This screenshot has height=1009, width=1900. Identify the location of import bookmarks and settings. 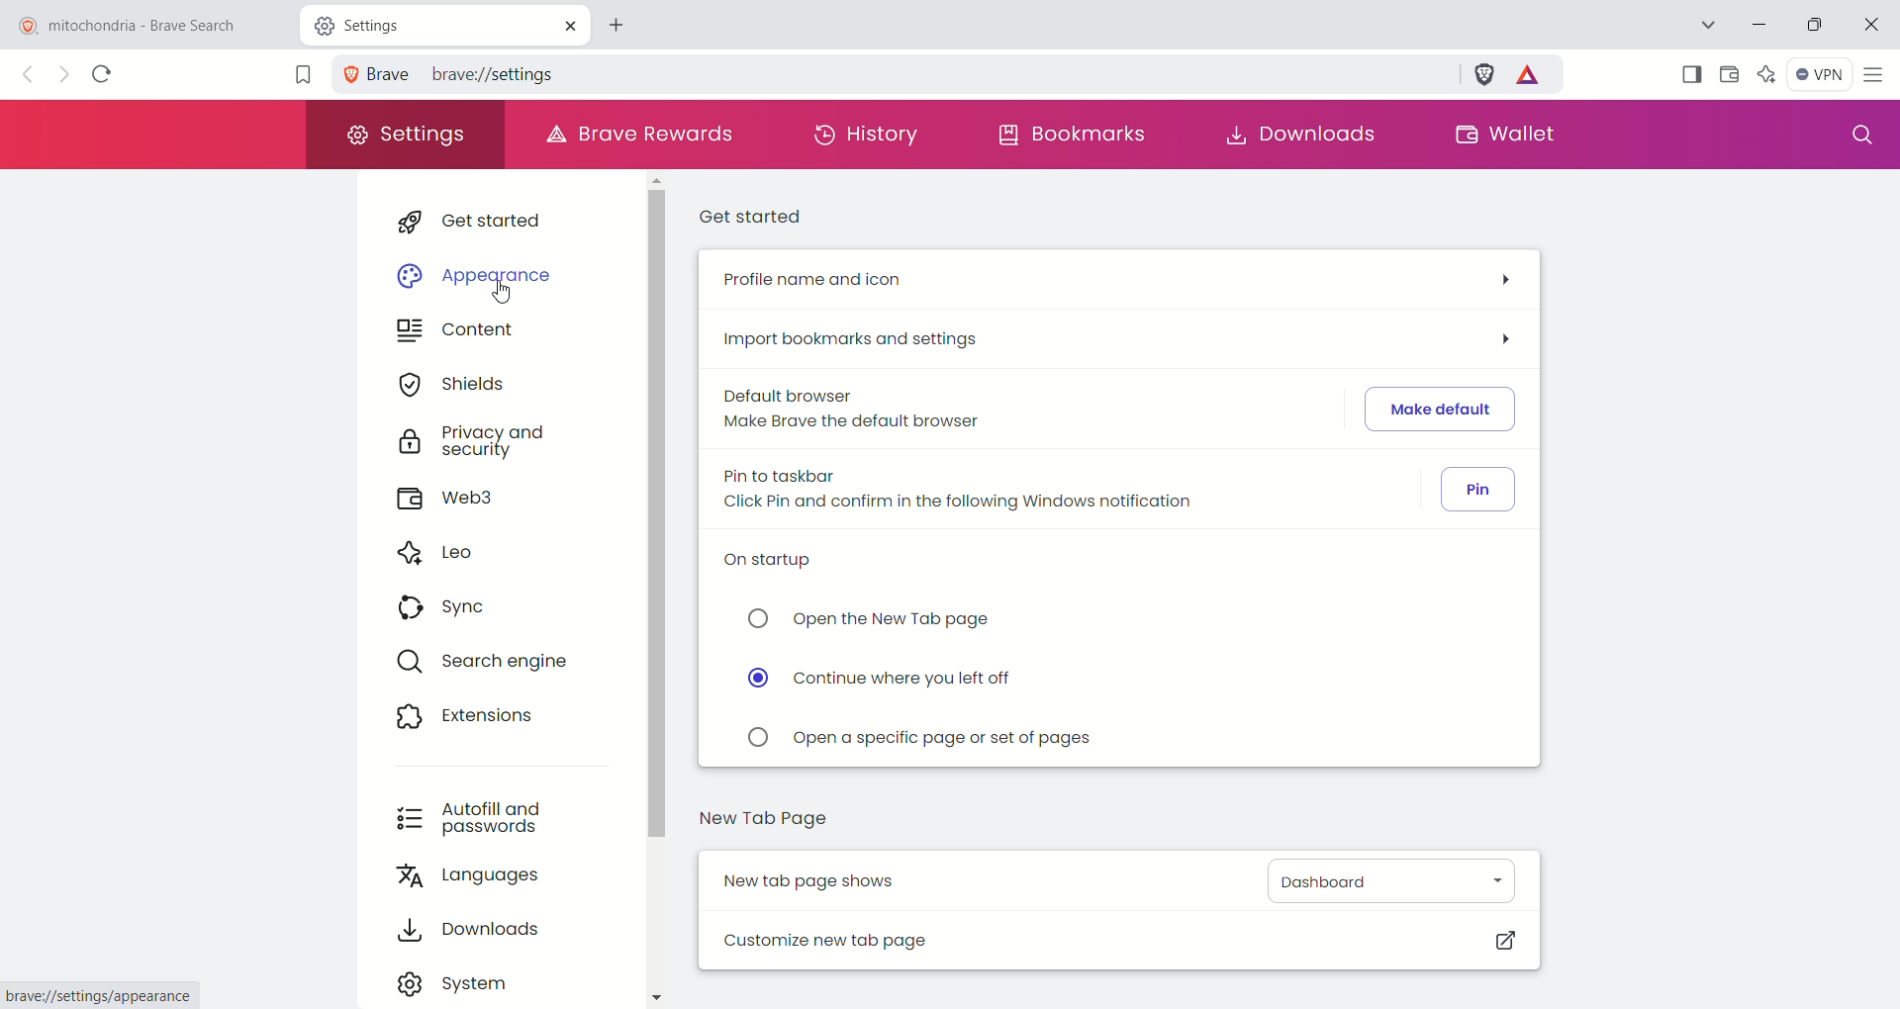
(1124, 337).